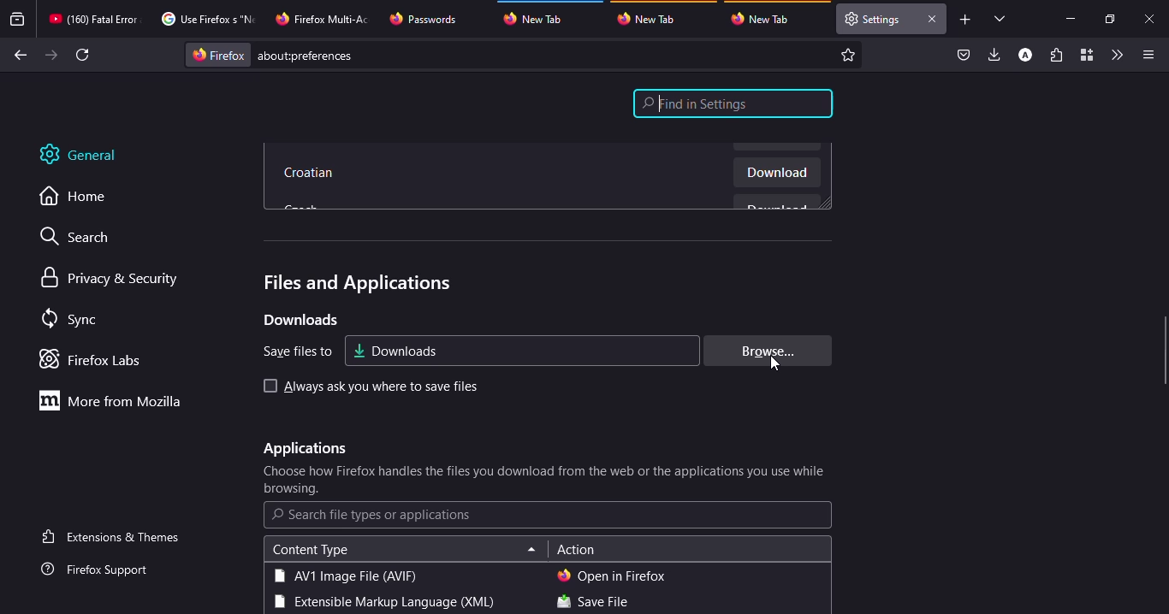  What do you see at coordinates (931, 19) in the screenshot?
I see `close` at bounding box center [931, 19].